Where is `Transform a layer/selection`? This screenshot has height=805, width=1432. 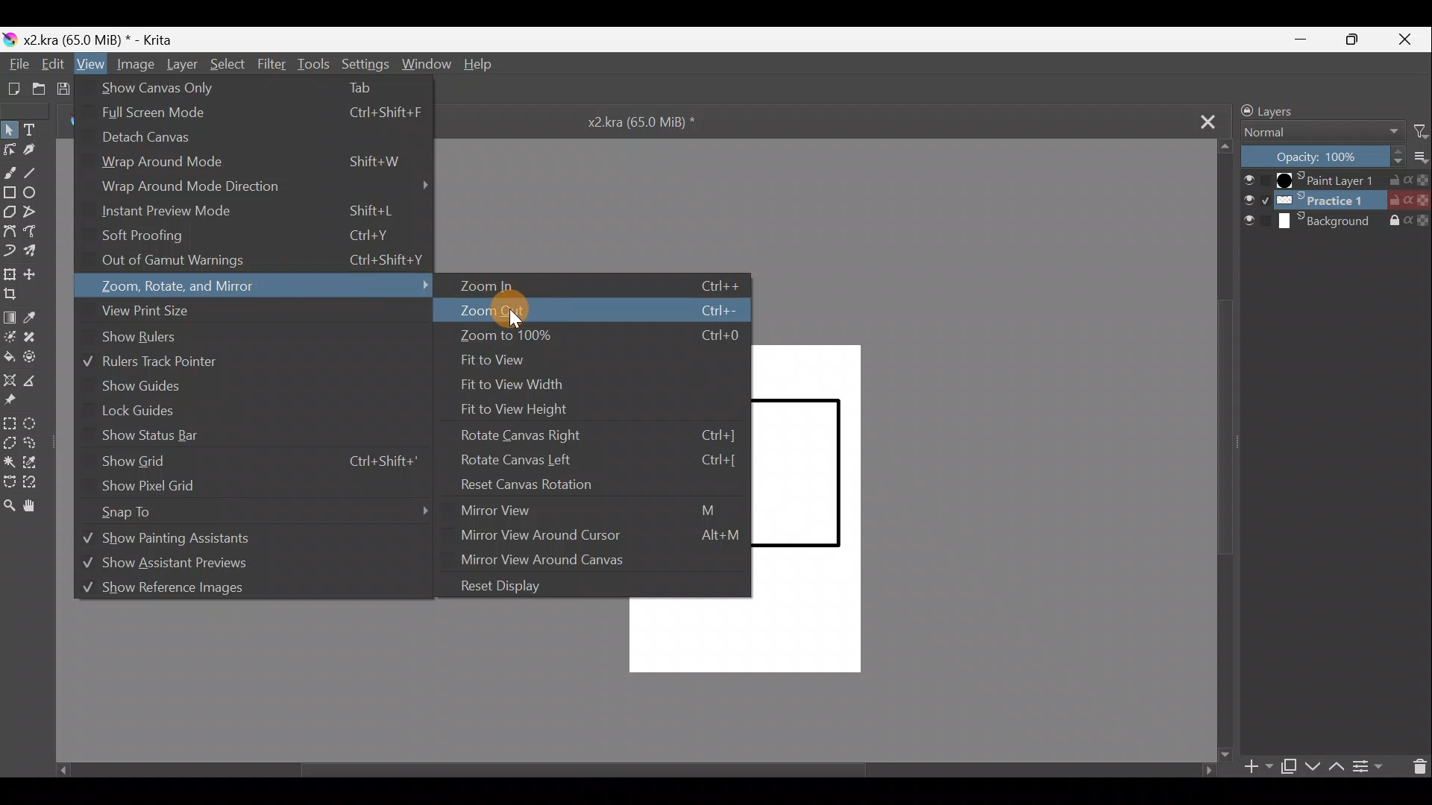
Transform a layer/selection is located at coordinates (10, 275).